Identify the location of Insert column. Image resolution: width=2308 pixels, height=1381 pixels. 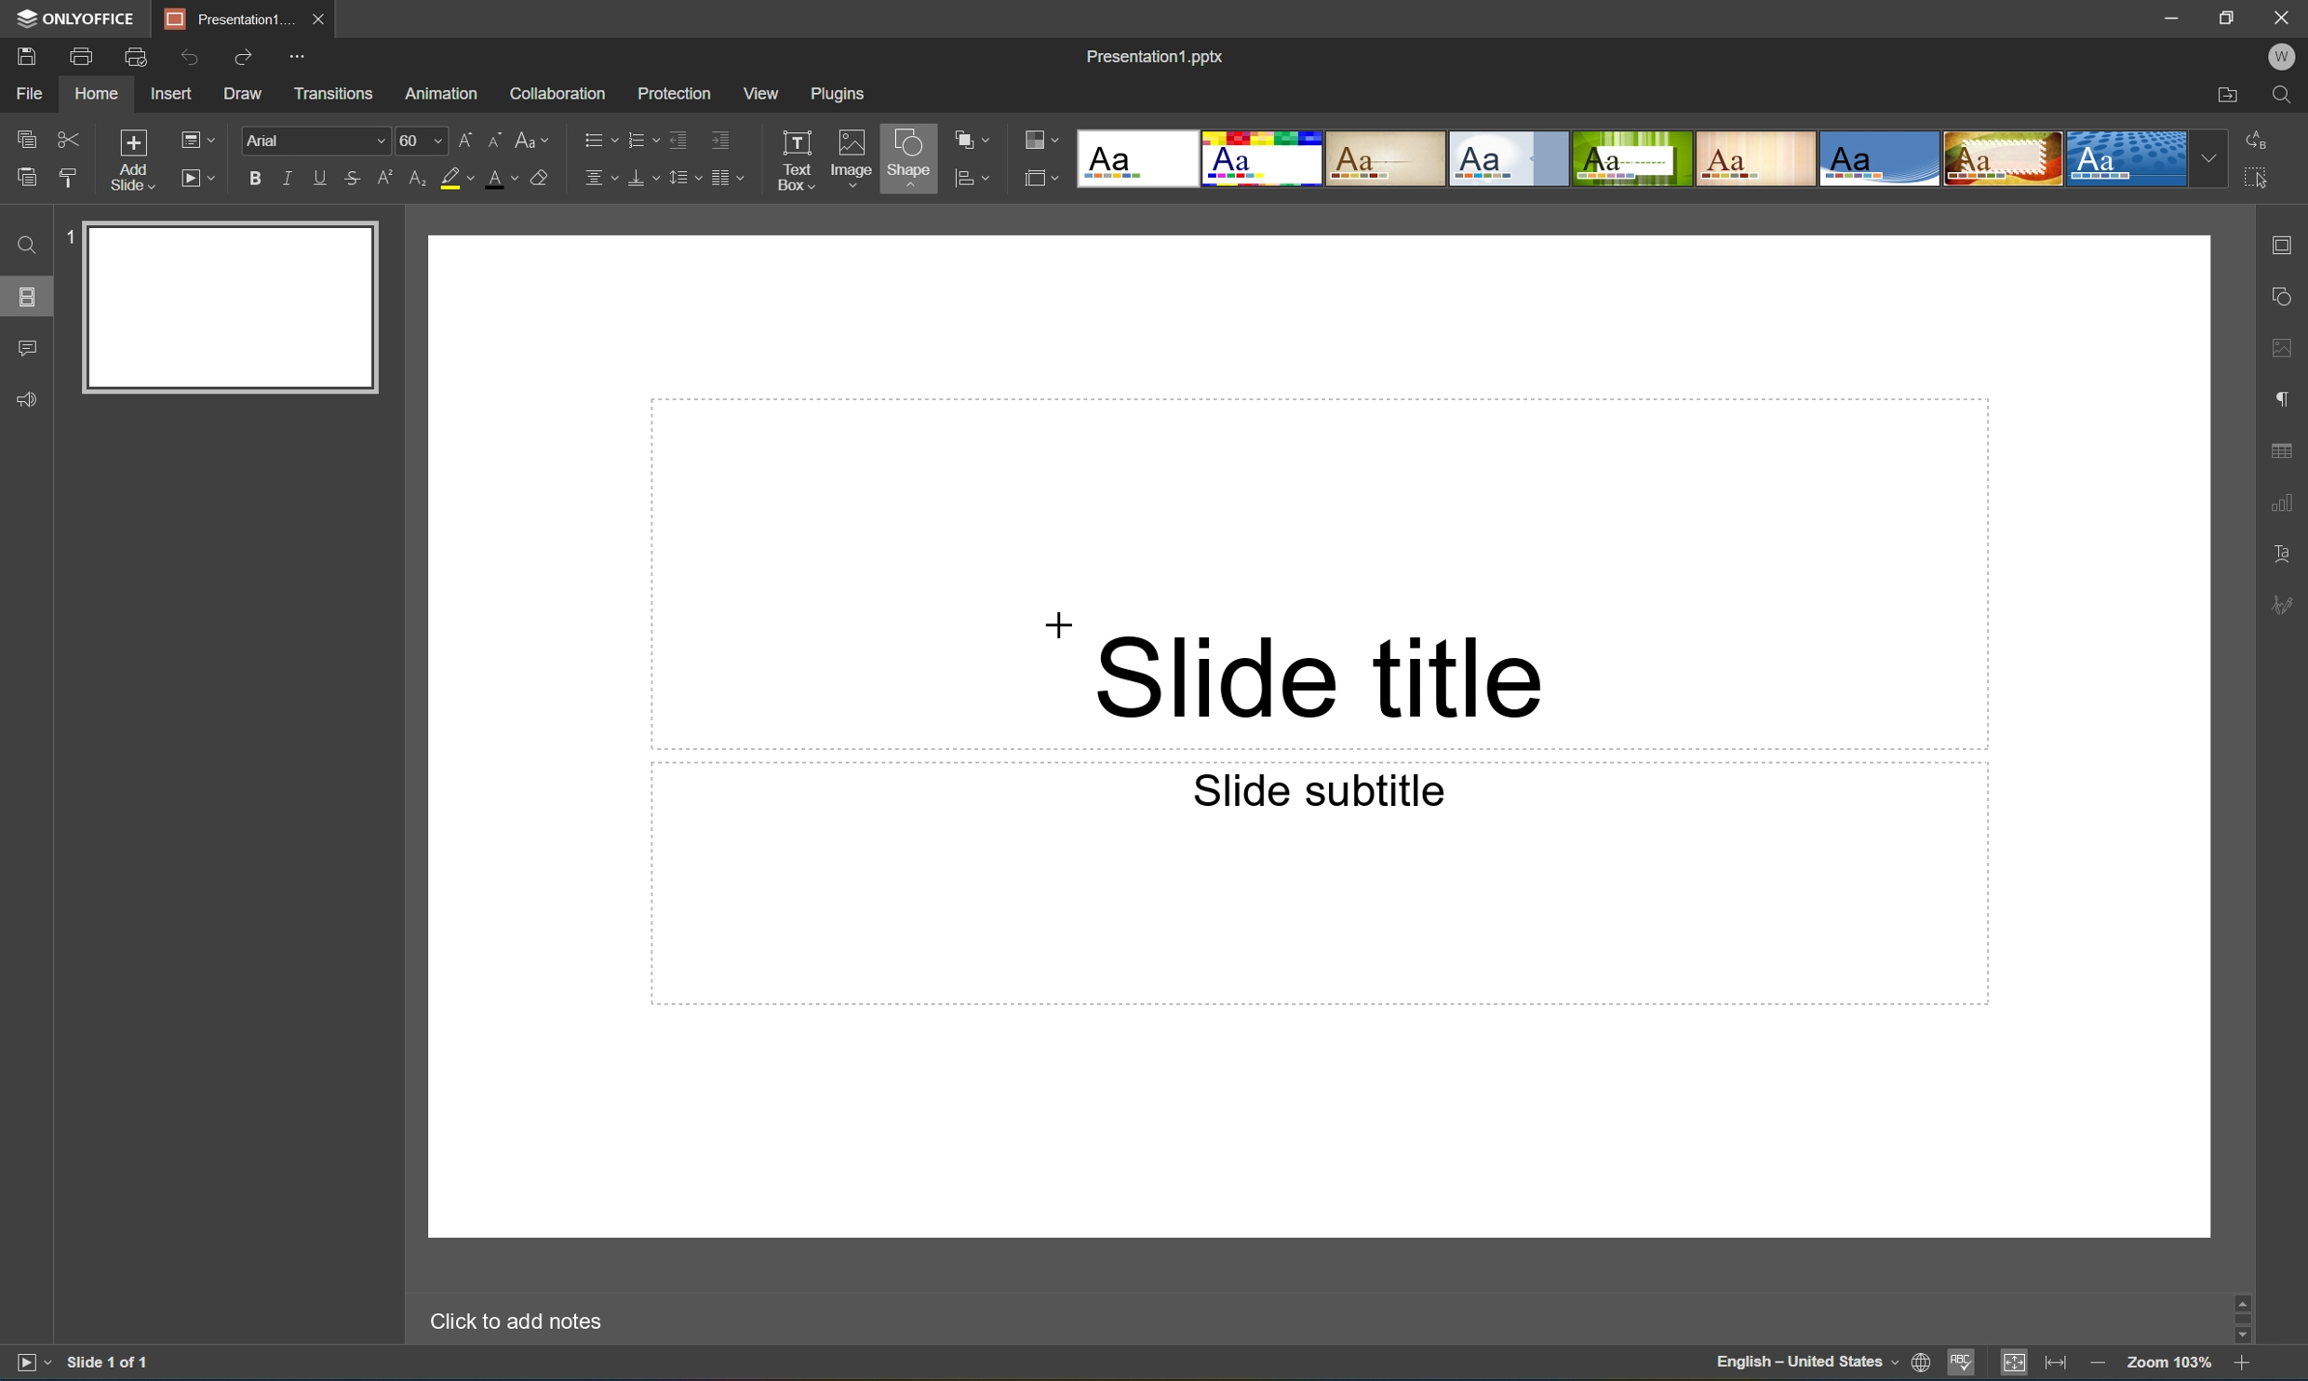
(733, 177).